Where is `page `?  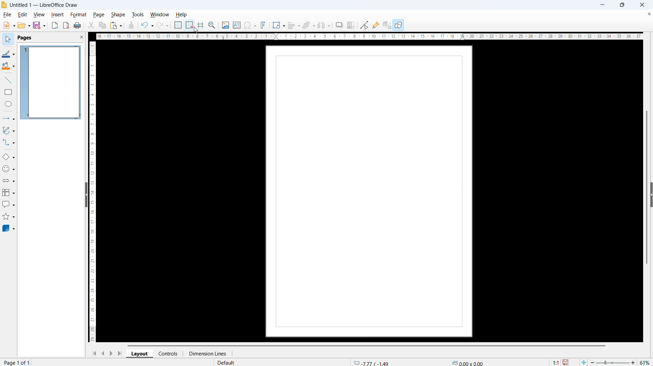
page  is located at coordinates (99, 15).